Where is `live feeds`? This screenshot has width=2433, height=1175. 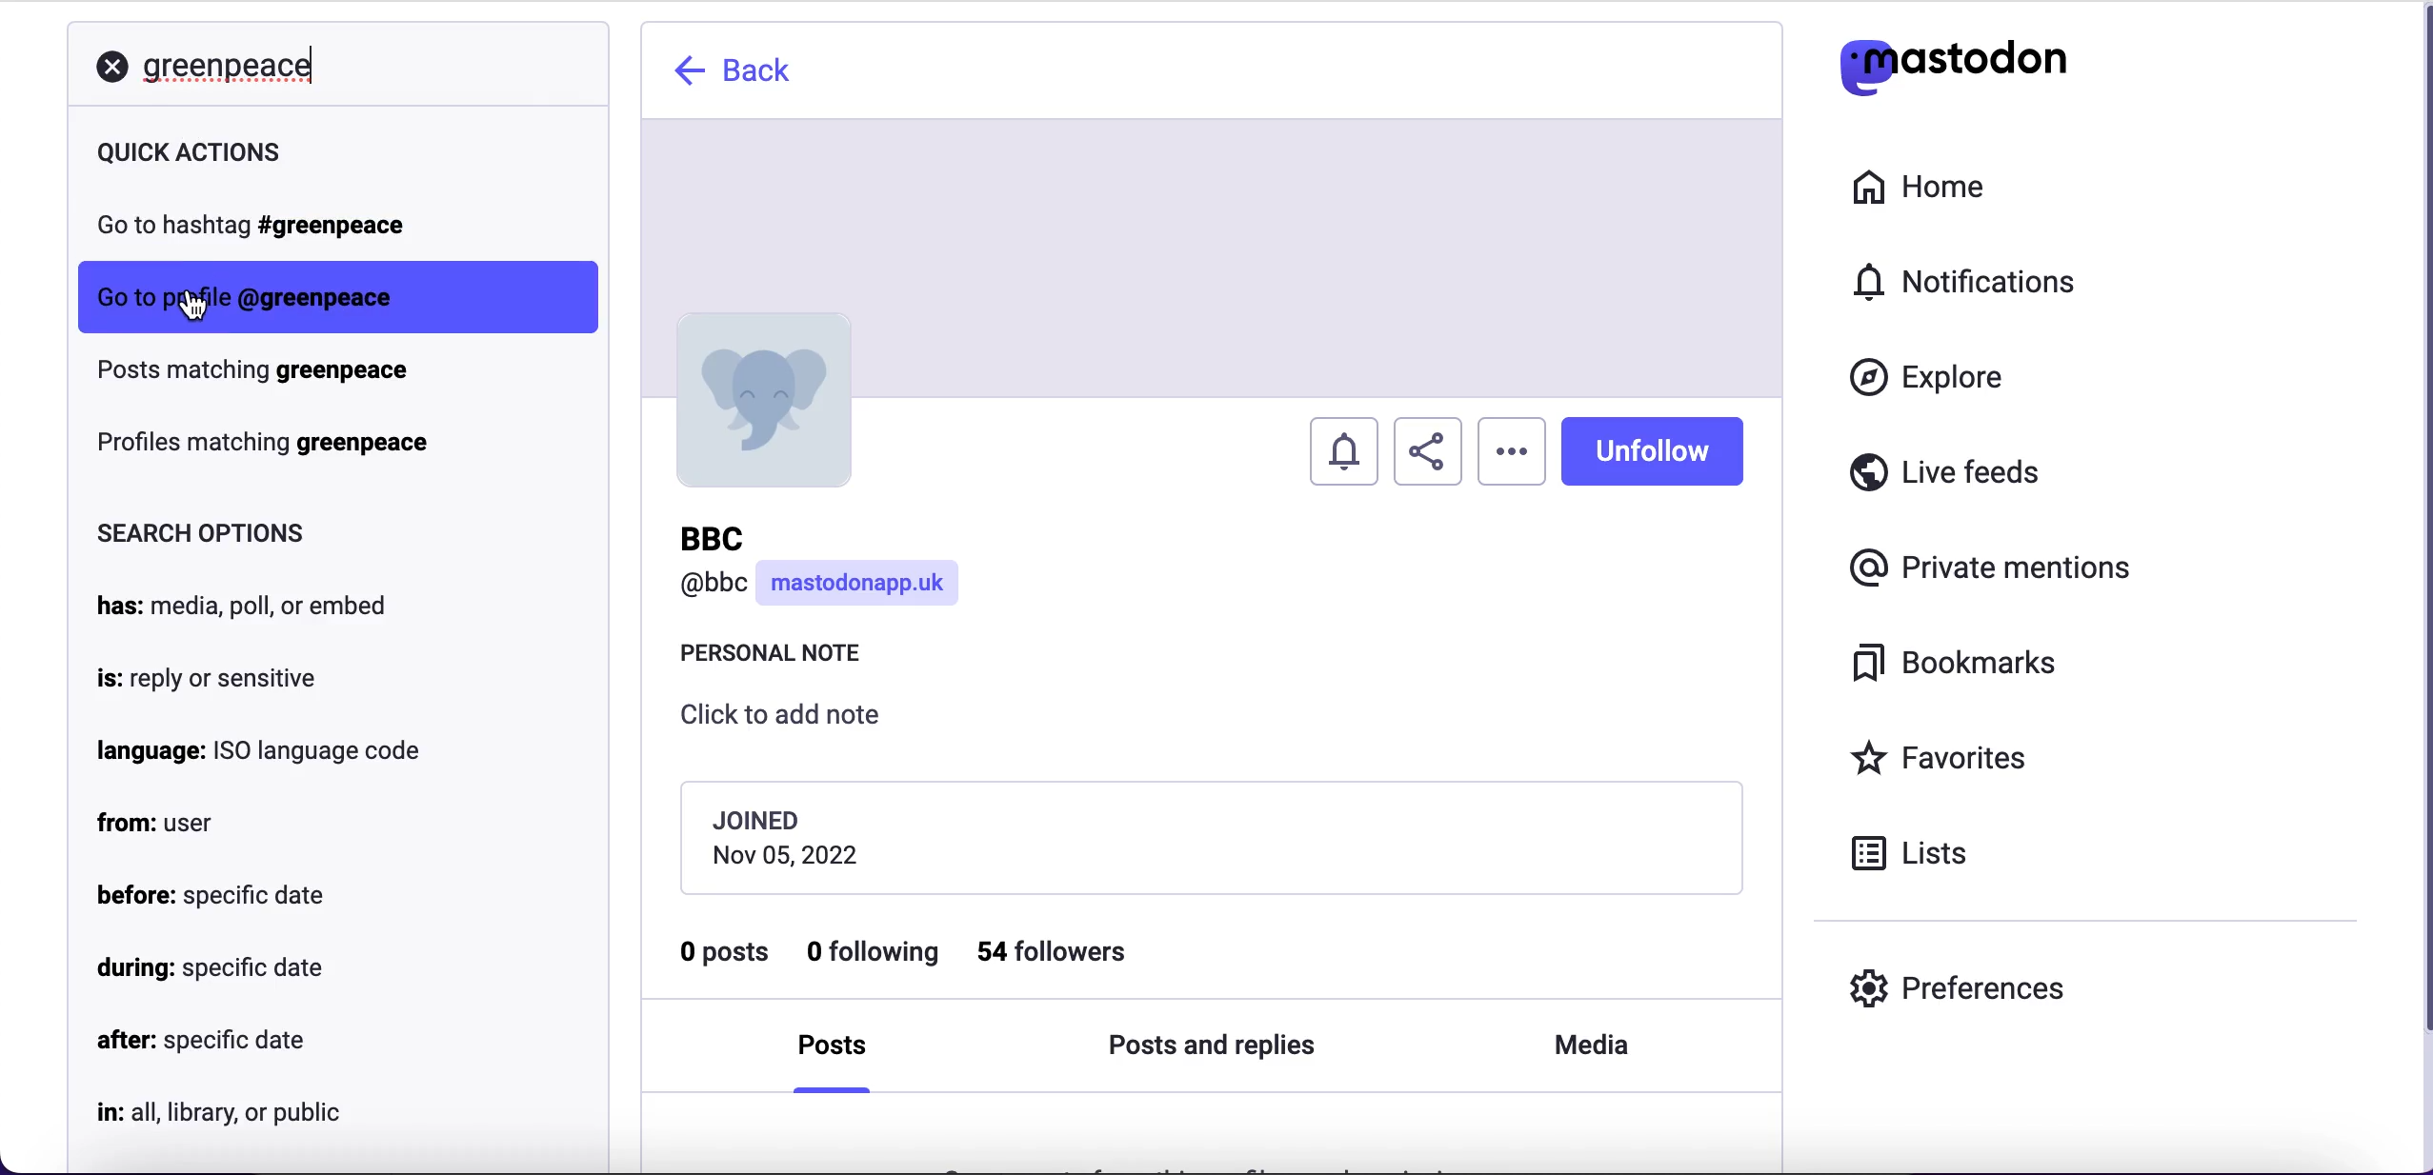
live feeds is located at coordinates (1946, 479).